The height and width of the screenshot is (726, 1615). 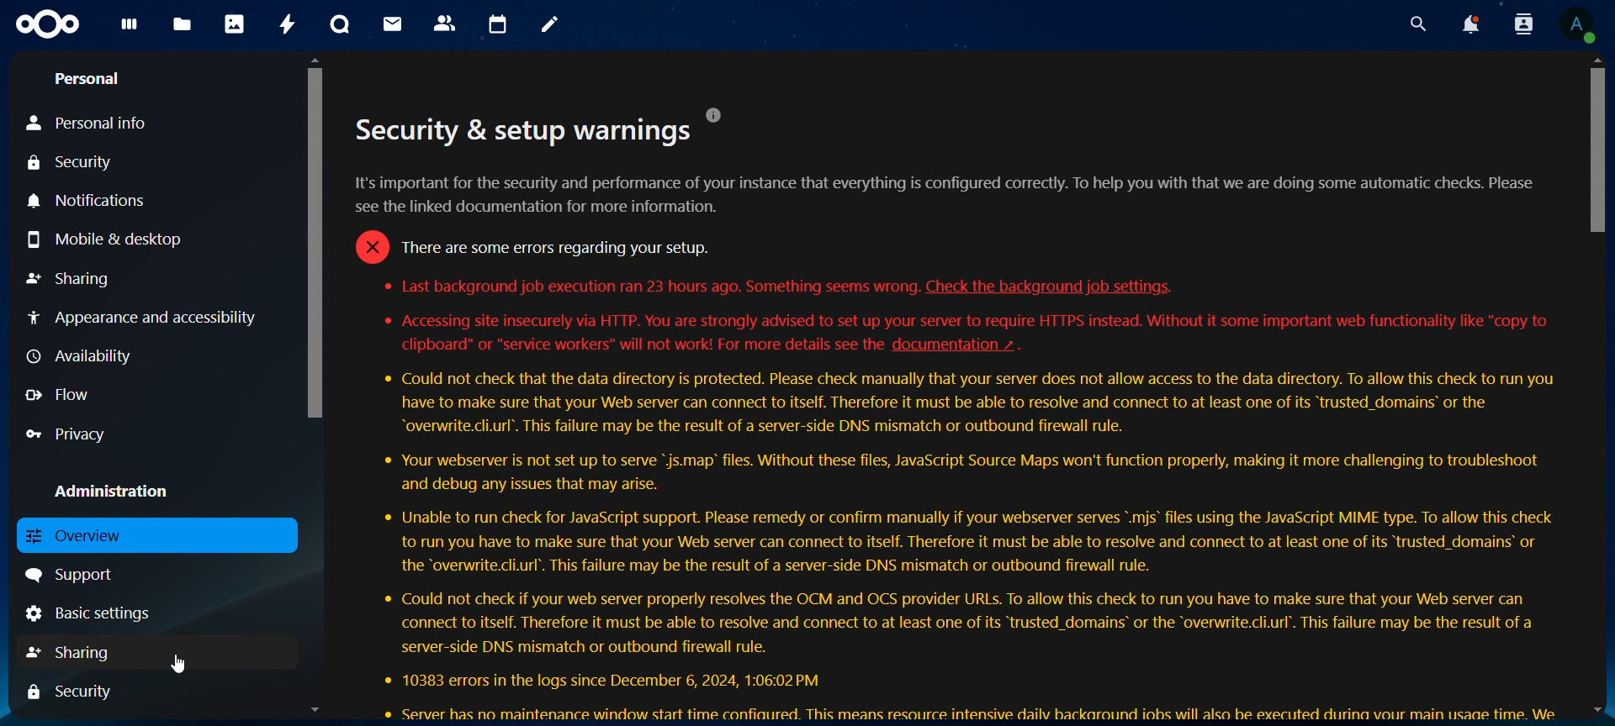 I want to click on appearance and accessibility, so click(x=147, y=317).